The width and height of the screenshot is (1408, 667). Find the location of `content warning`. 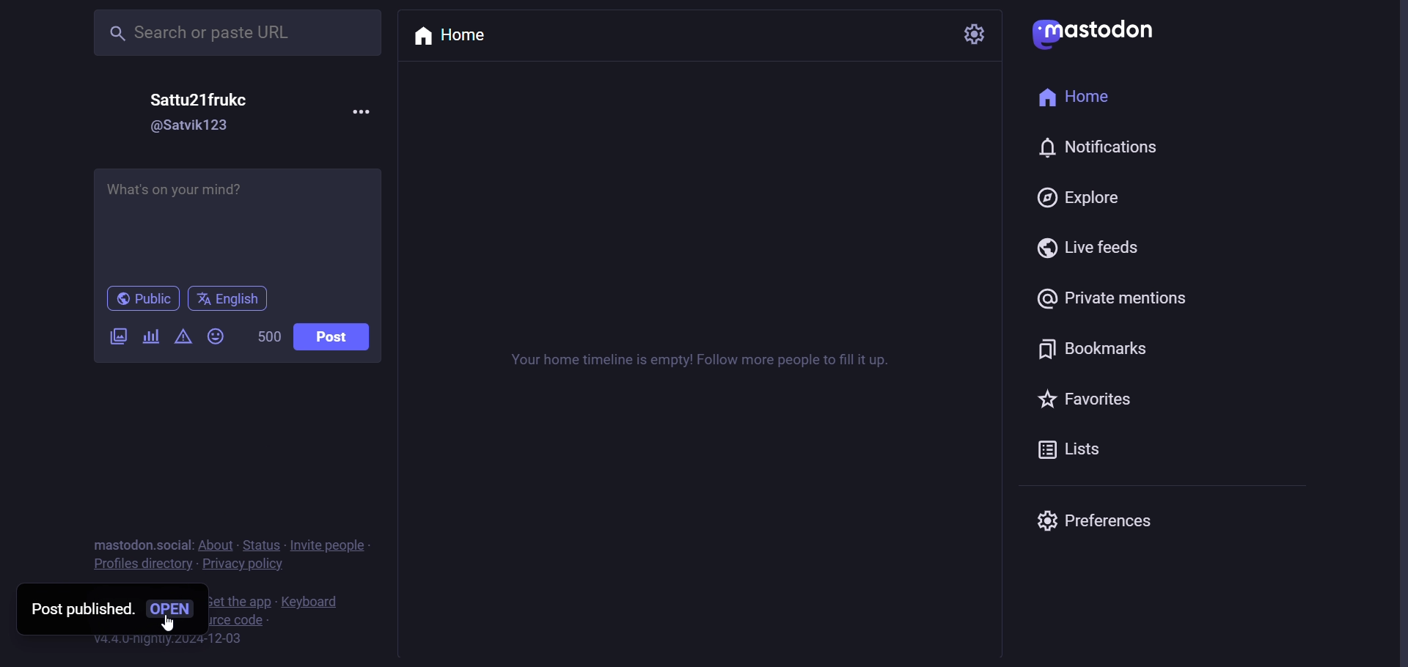

content warning is located at coordinates (180, 339).